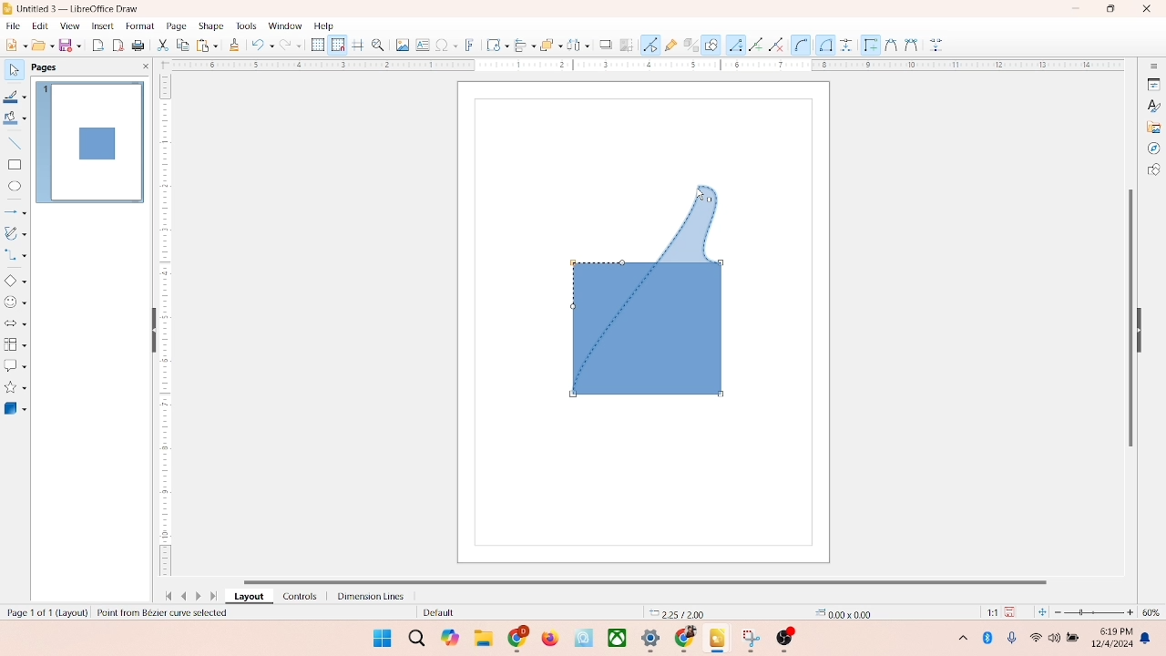  I want to click on curves and polygons, so click(16, 231).